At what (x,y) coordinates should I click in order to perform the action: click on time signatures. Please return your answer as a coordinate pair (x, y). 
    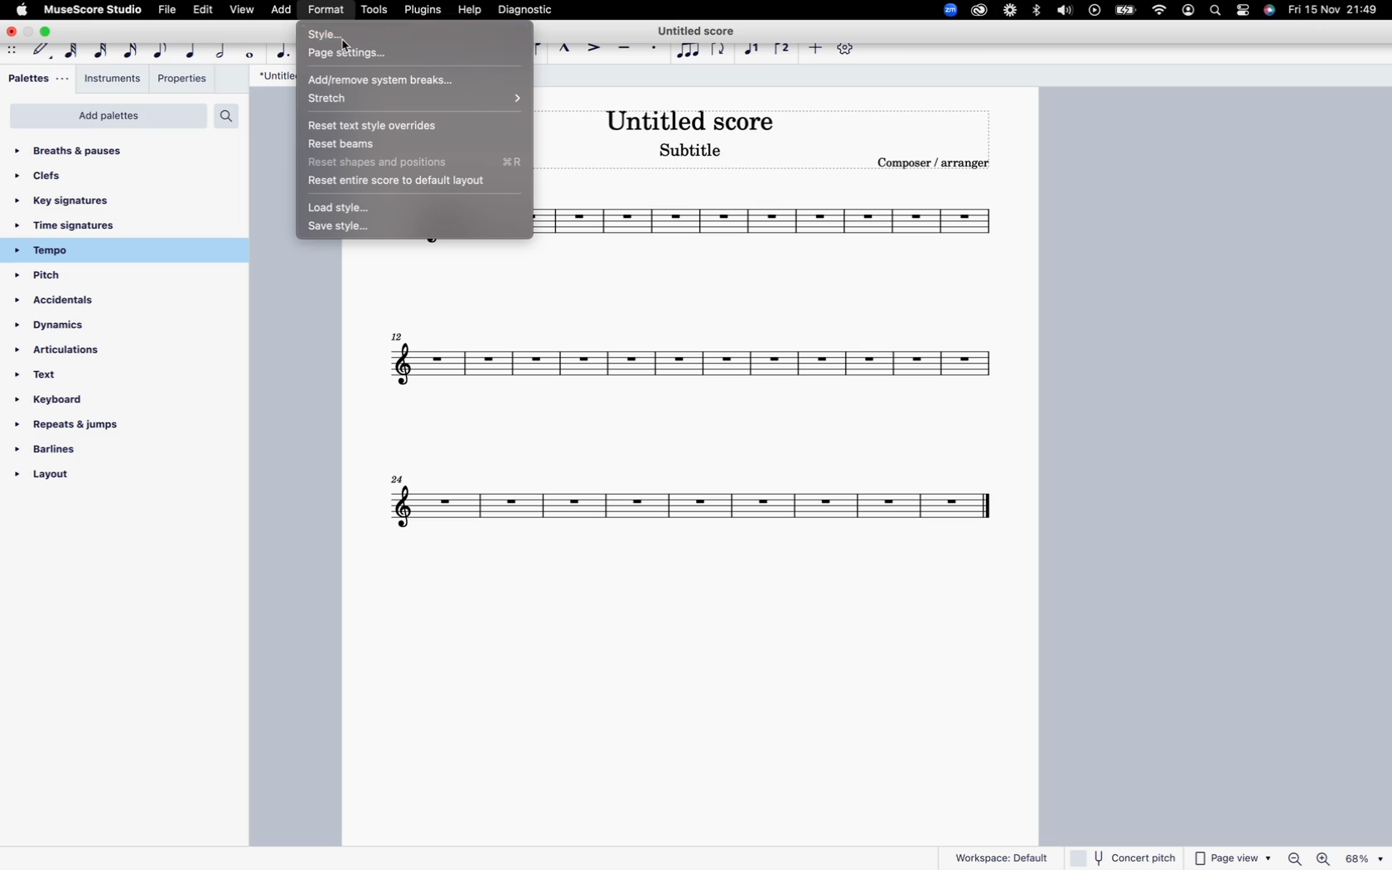
    Looking at the image, I should click on (94, 227).